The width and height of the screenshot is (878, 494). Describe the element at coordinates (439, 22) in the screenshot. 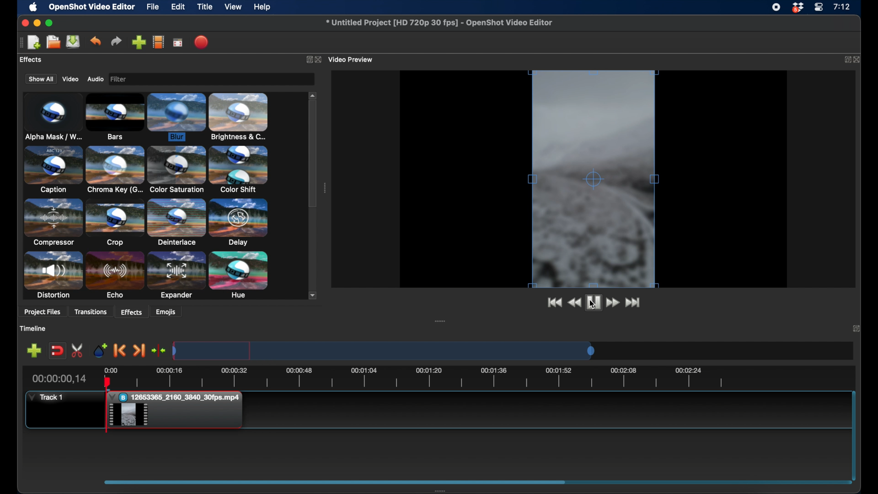

I see `file name` at that location.